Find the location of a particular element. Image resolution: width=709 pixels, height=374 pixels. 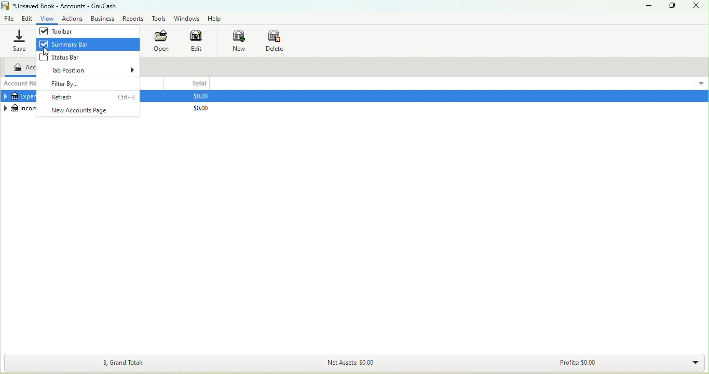

Open is located at coordinates (160, 41).